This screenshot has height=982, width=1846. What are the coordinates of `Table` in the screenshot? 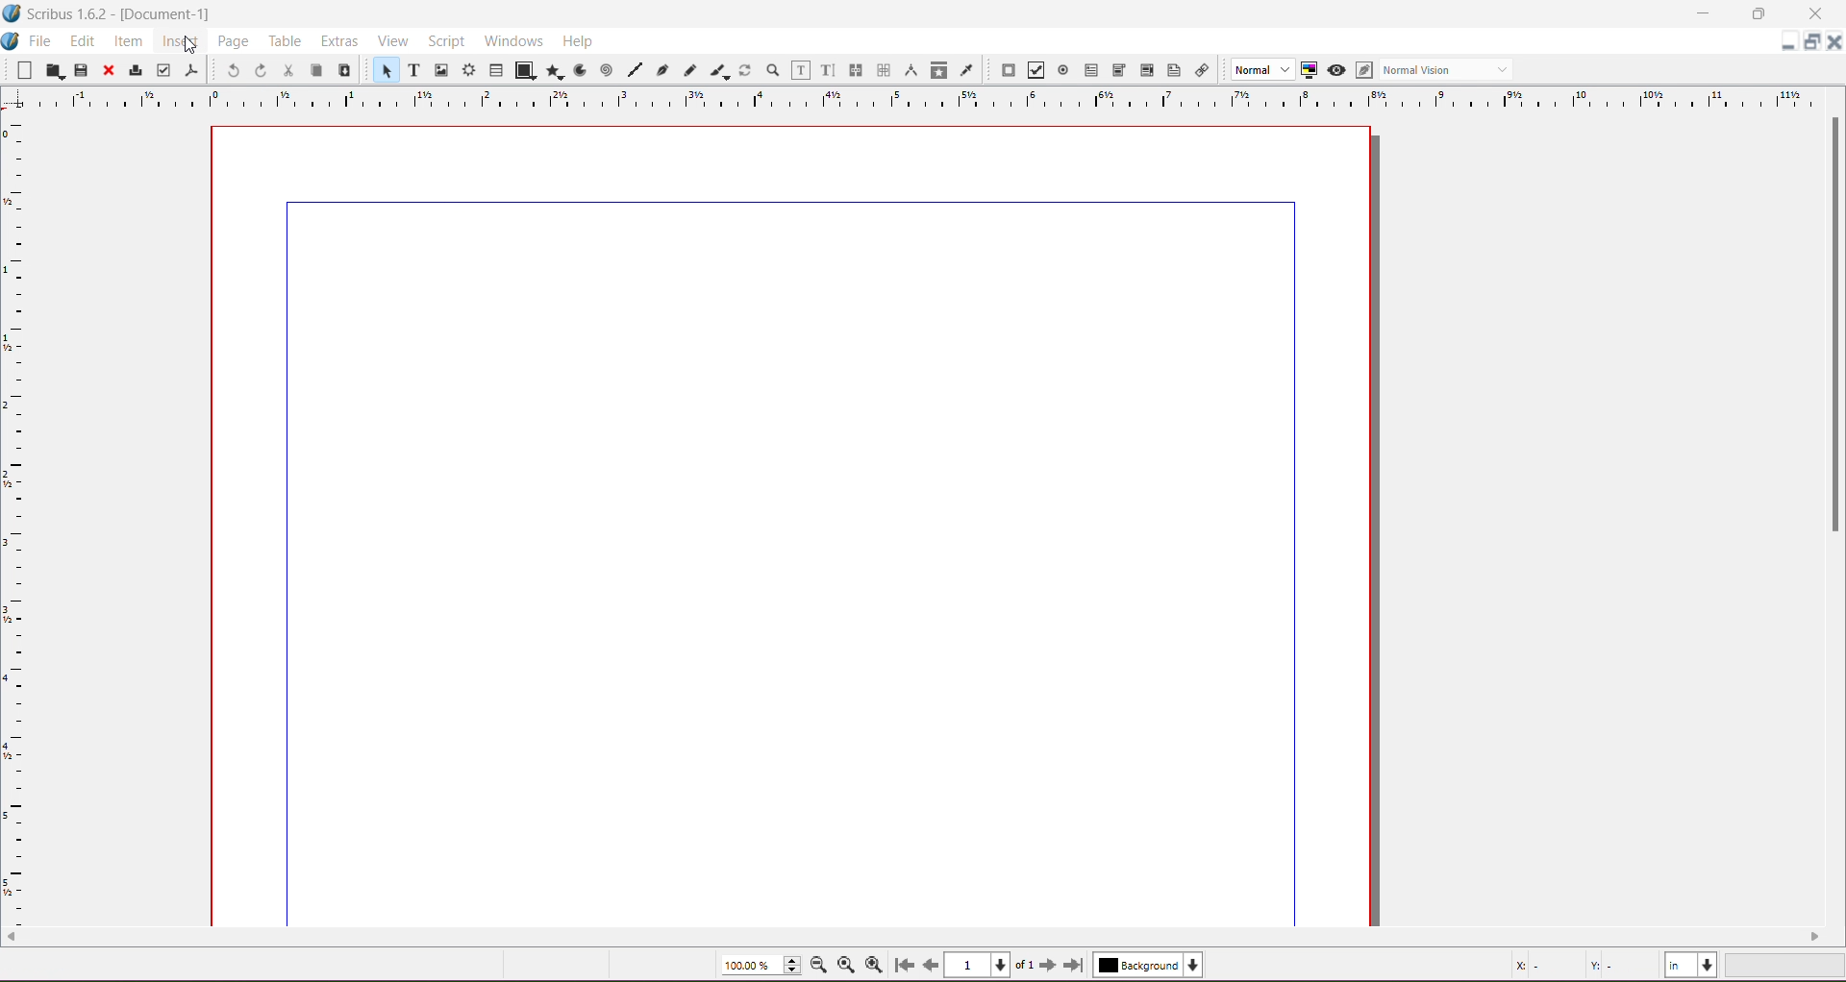 It's located at (496, 69).